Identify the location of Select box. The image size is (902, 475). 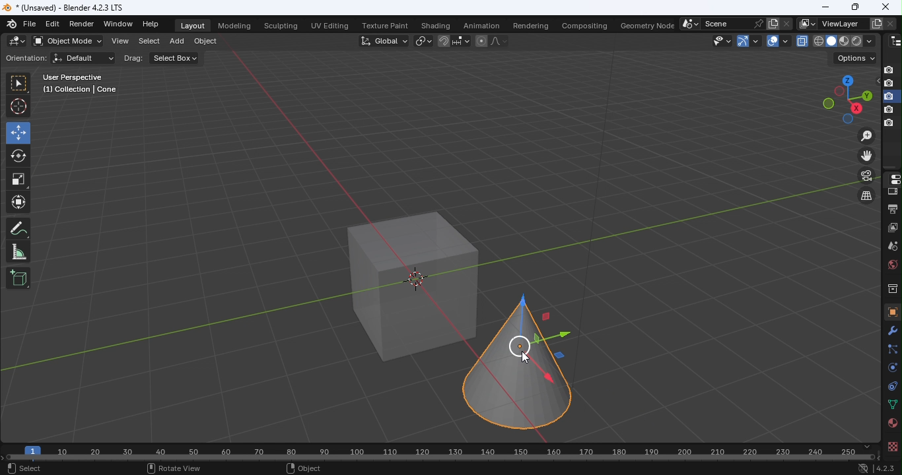
(18, 84).